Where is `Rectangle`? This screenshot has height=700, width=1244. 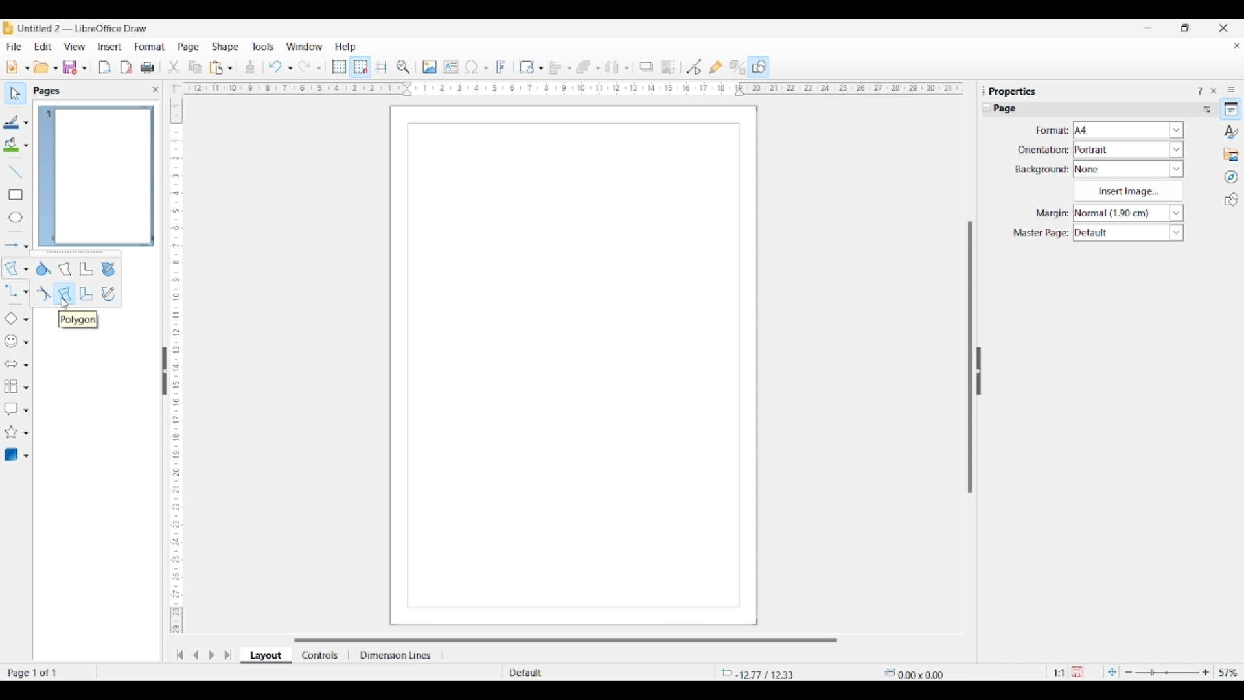
Rectangle is located at coordinates (16, 194).